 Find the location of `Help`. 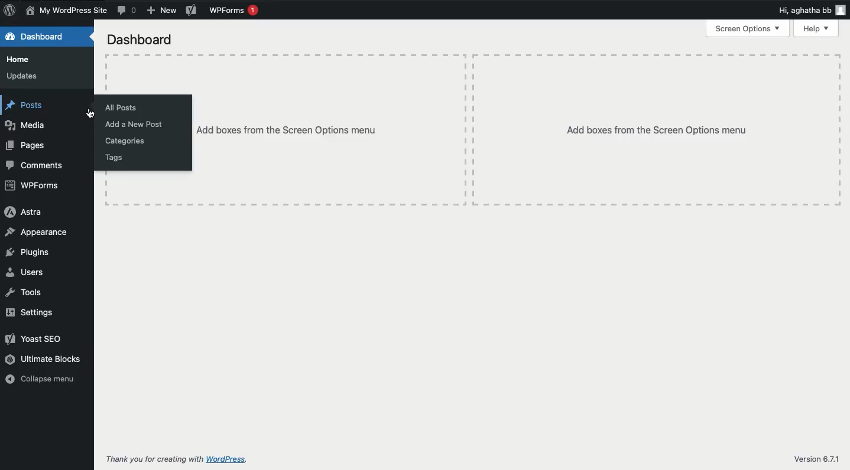

Help is located at coordinates (817, 28).